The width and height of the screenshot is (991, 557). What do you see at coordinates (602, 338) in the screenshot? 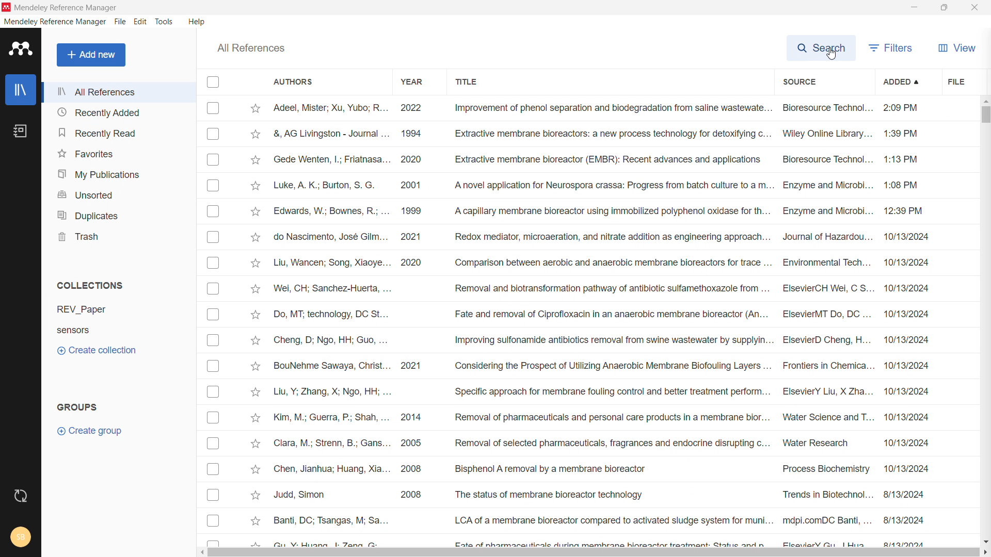
I see `Cheng, D; Ngo, HH; Guo, ... Improving sulfonamide antibiotics removal from swine wastewater by supplyin... ElsevierD Cheng, H... 10/13/2024` at bounding box center [602, 338].